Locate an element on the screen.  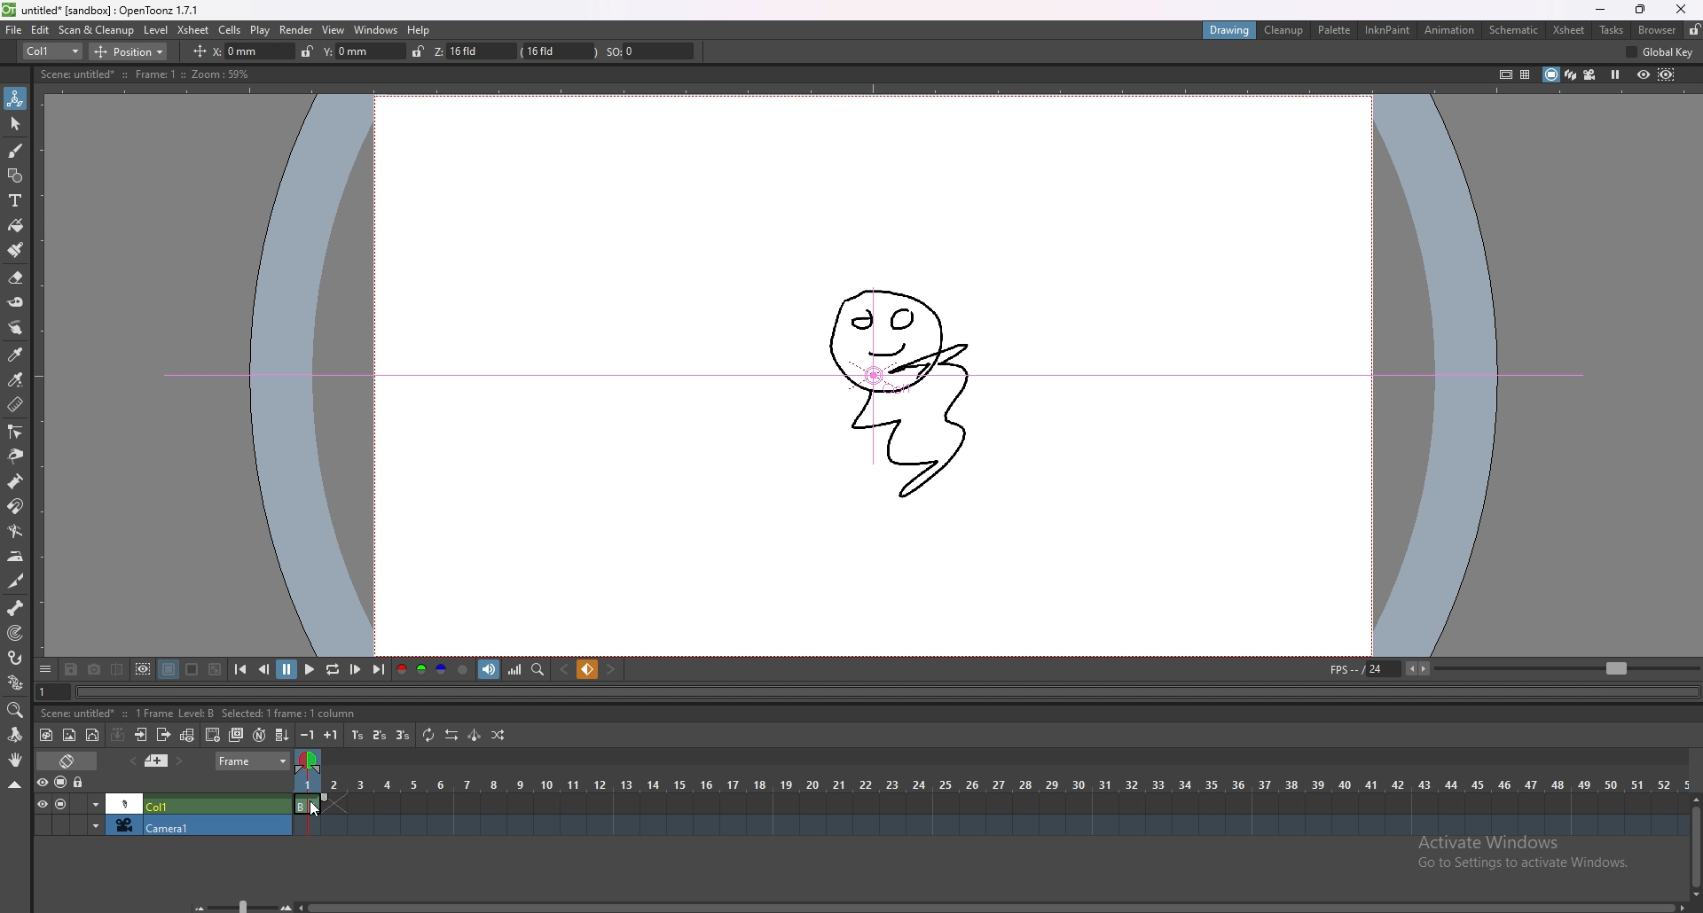
magnet is located at coordinates (15, 507).